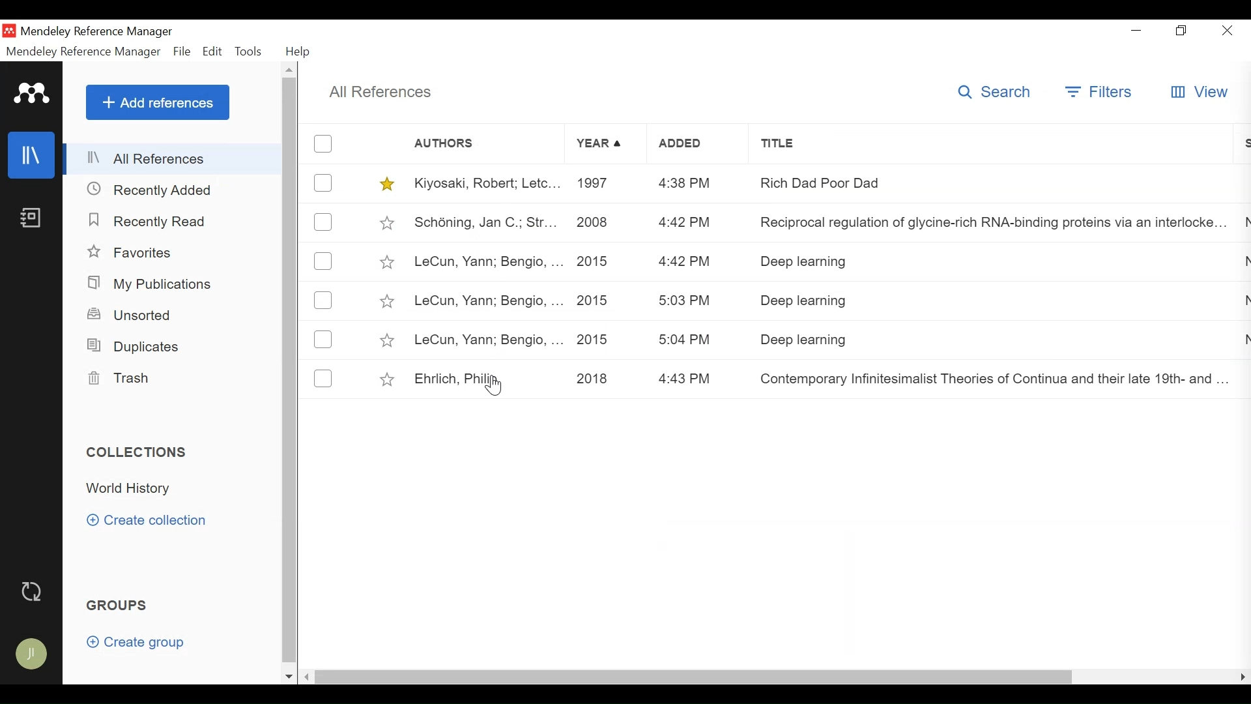  What do you see at coordinates (686, 302) in the screenshot?
I see `5:03 PM` at bounding box center [686, 302].